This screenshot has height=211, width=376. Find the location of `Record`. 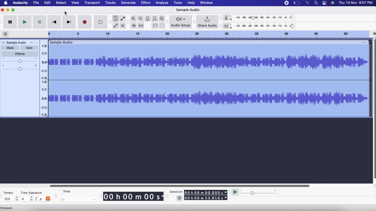

Record is located at coordinates (85, 23).